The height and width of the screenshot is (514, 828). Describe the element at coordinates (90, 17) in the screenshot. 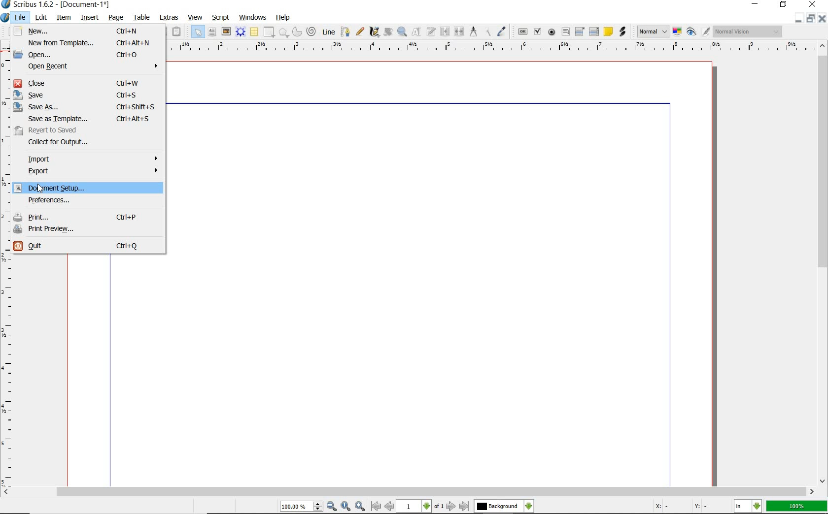

I see `insert` at that location.